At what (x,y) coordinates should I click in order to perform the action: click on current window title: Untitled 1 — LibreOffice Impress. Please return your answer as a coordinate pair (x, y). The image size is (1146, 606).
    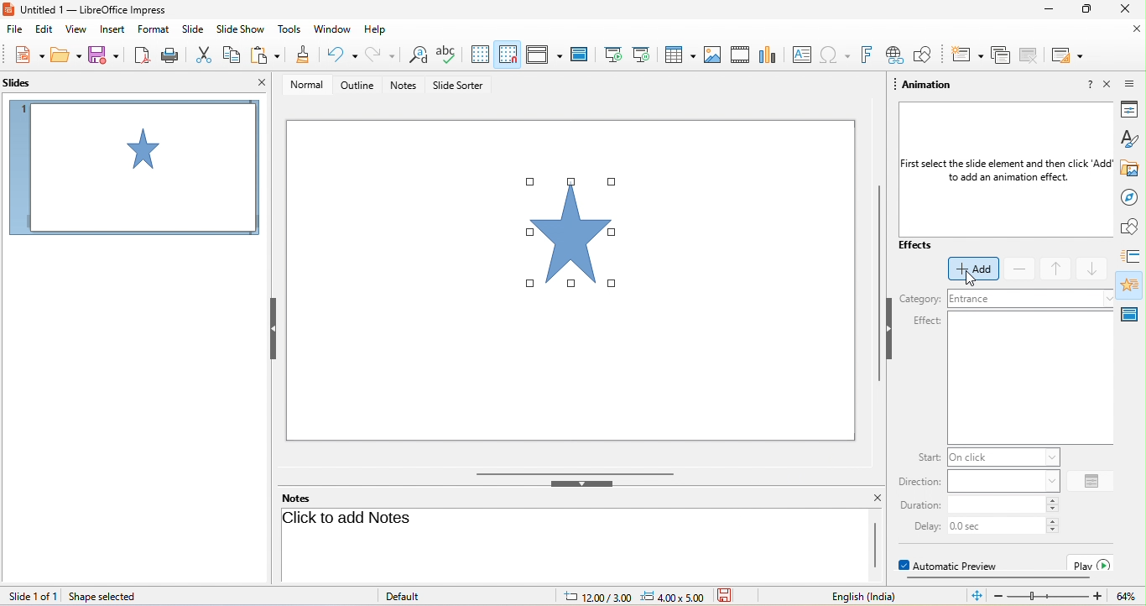
    Looking at the image, I should click on (86, 9).